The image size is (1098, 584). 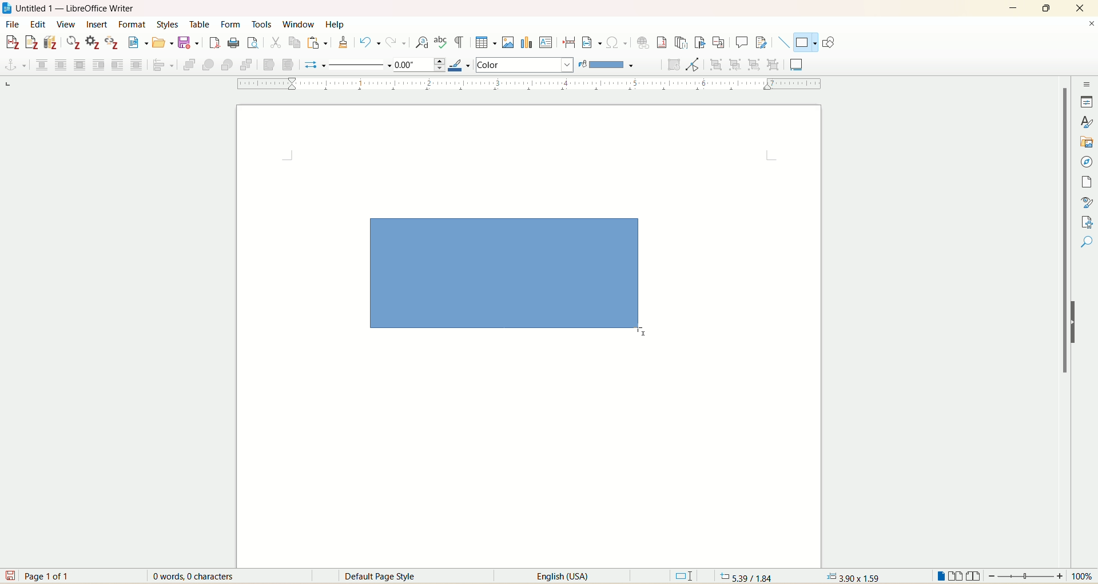 What do you see at coordinates (41, 65) in the screenshot?
I see `none` at bounding box center [41, 65].